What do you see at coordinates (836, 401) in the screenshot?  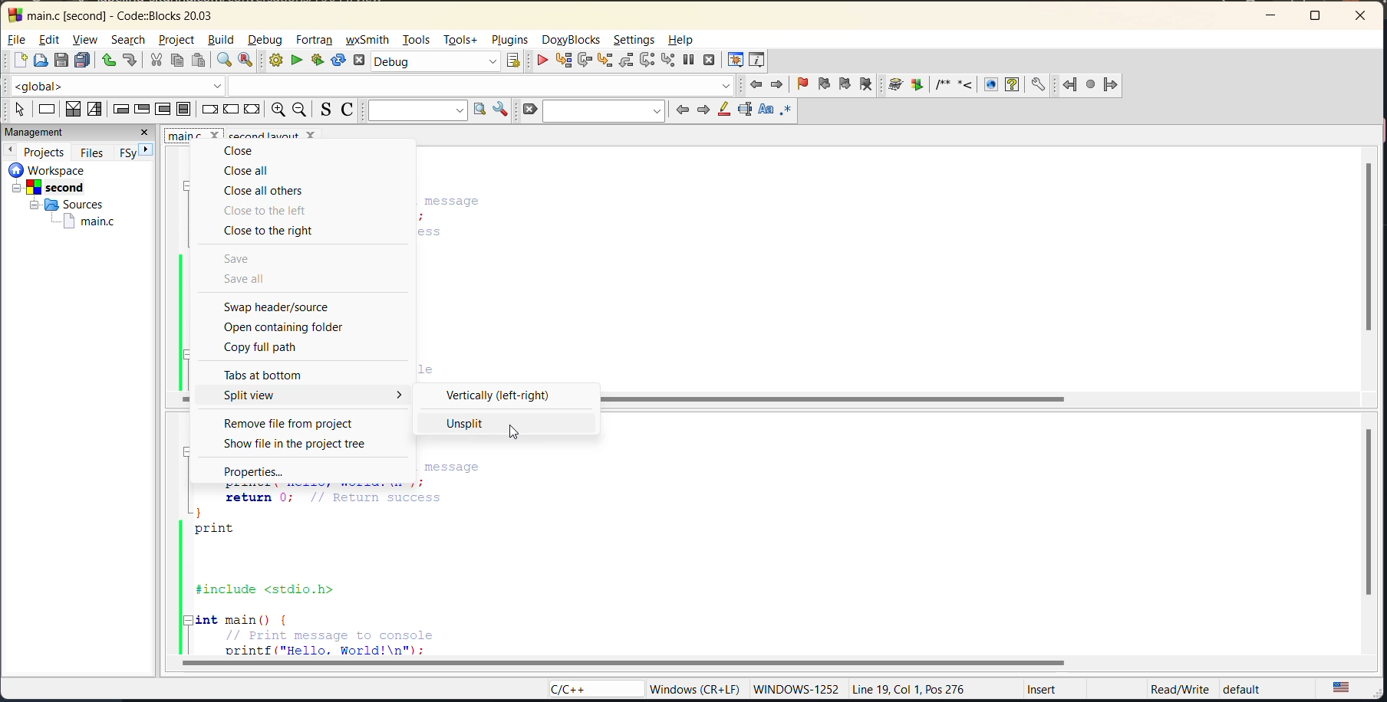 I see `scrollbar` at bounding box center [836, 401].